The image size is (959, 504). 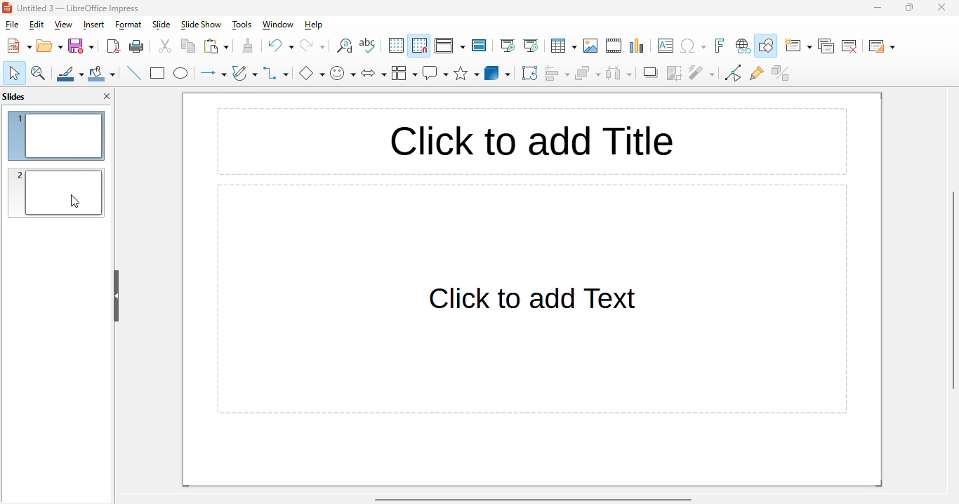 I want to click on click to add title, so click(x=532, y=141).